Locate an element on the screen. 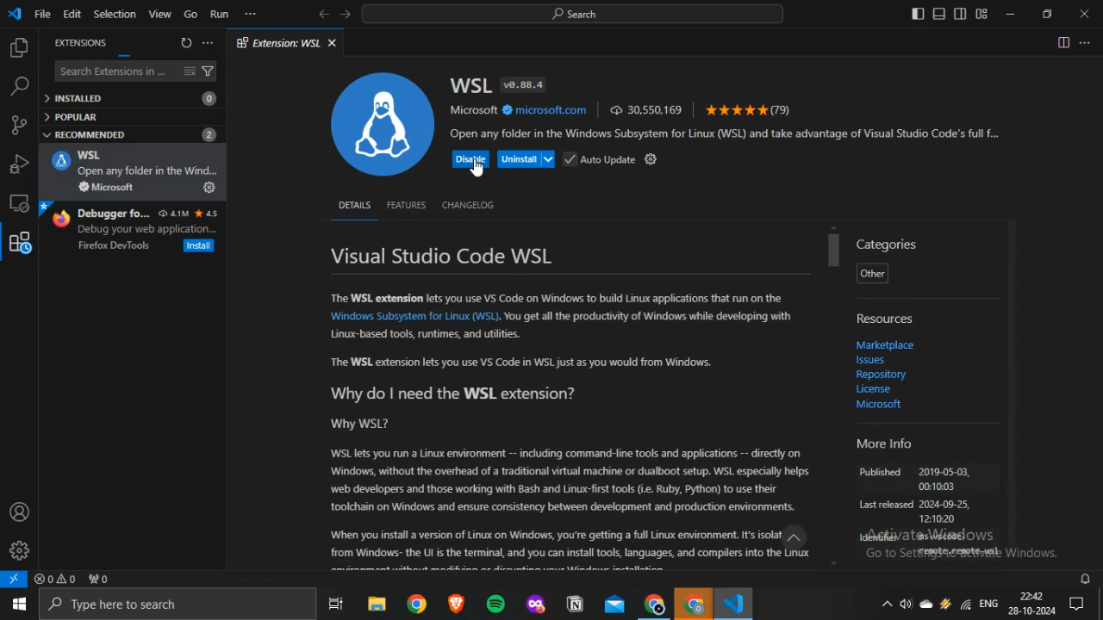 This screenshot has height=620, width=1103. filter is located at coordinates (209, 71).